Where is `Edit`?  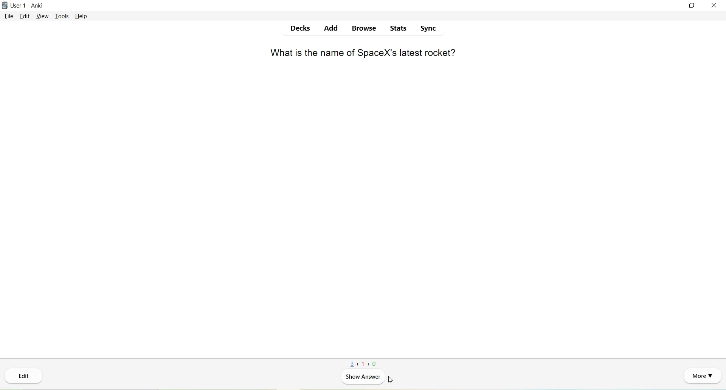
Edit is located at coordinates (26, 16).